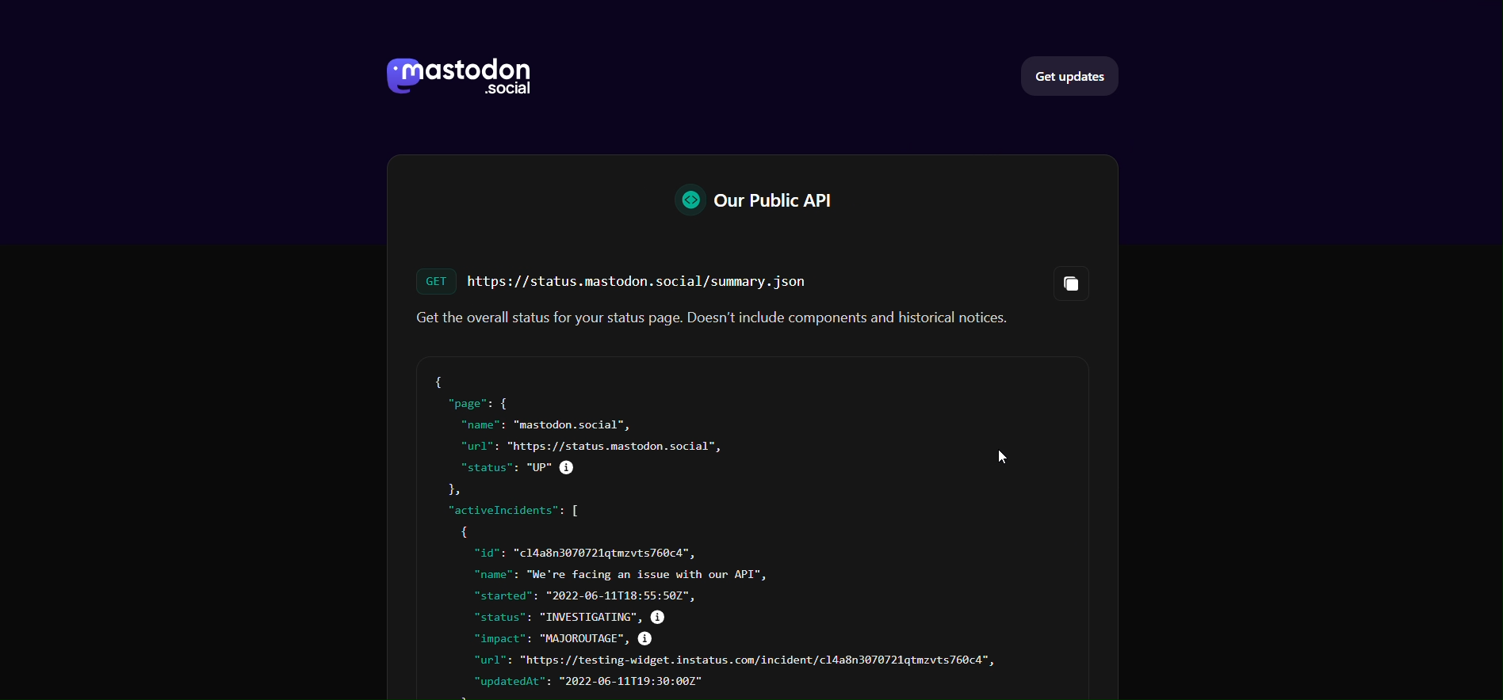  I want to click on LOGO, so click(472, 77).